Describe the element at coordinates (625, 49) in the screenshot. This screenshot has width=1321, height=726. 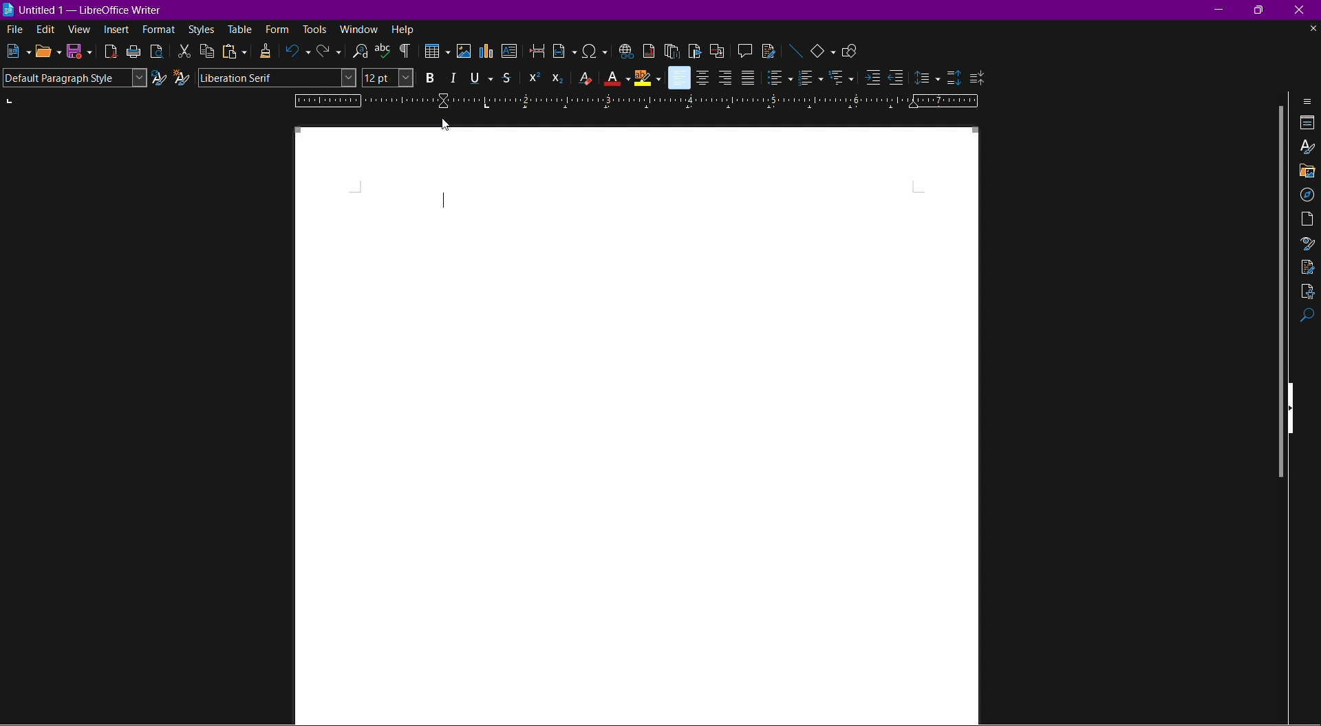
I see `Insert link` at that location.